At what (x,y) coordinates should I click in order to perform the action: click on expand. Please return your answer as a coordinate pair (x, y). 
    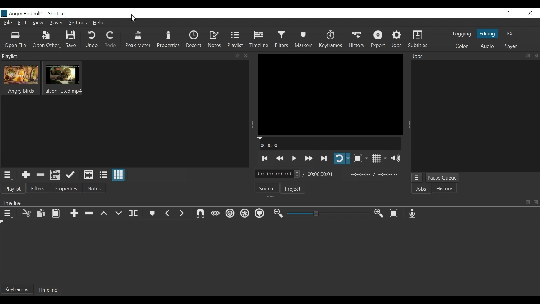
    Looking at the image, I should click on (528, 56).